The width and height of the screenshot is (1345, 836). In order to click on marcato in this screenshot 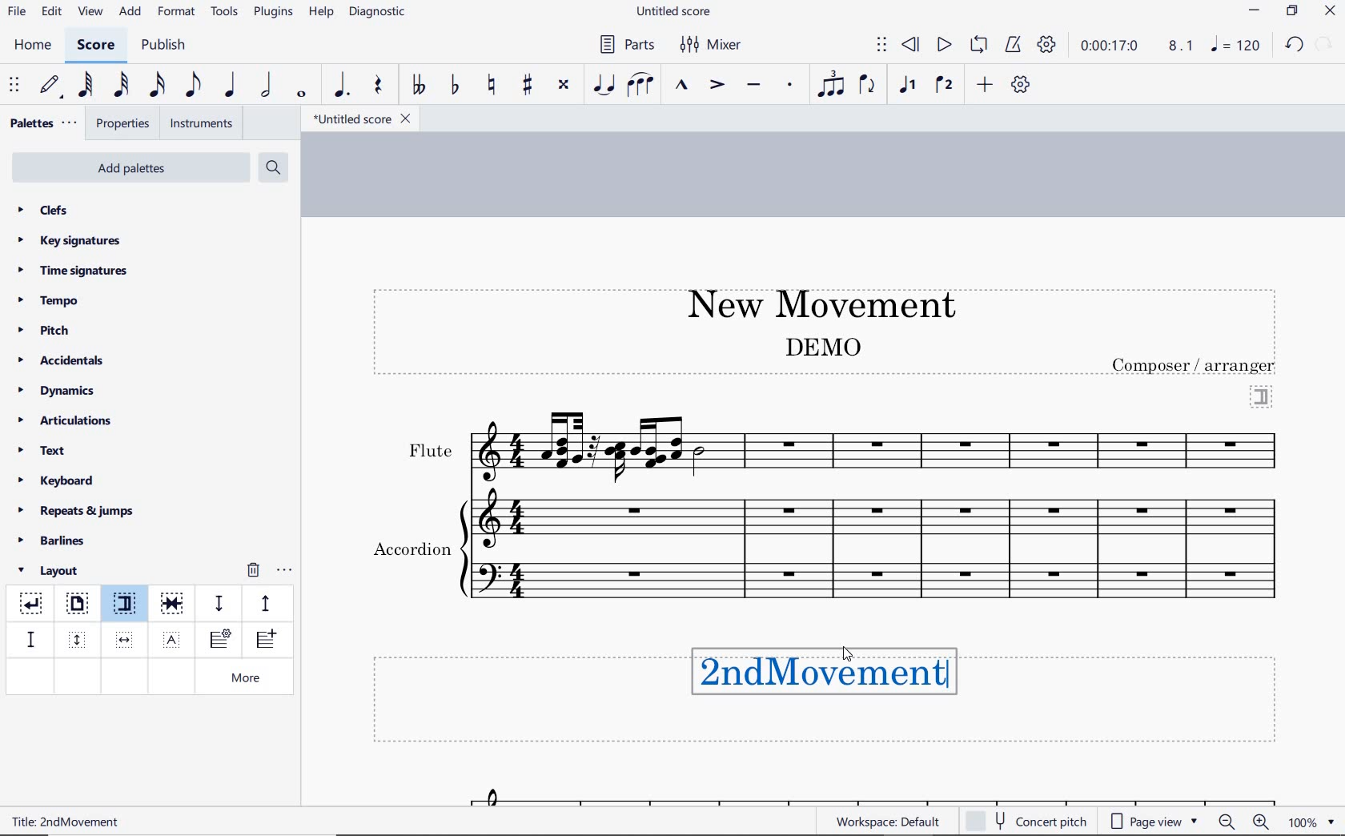, I will do `click(684, 86)`.